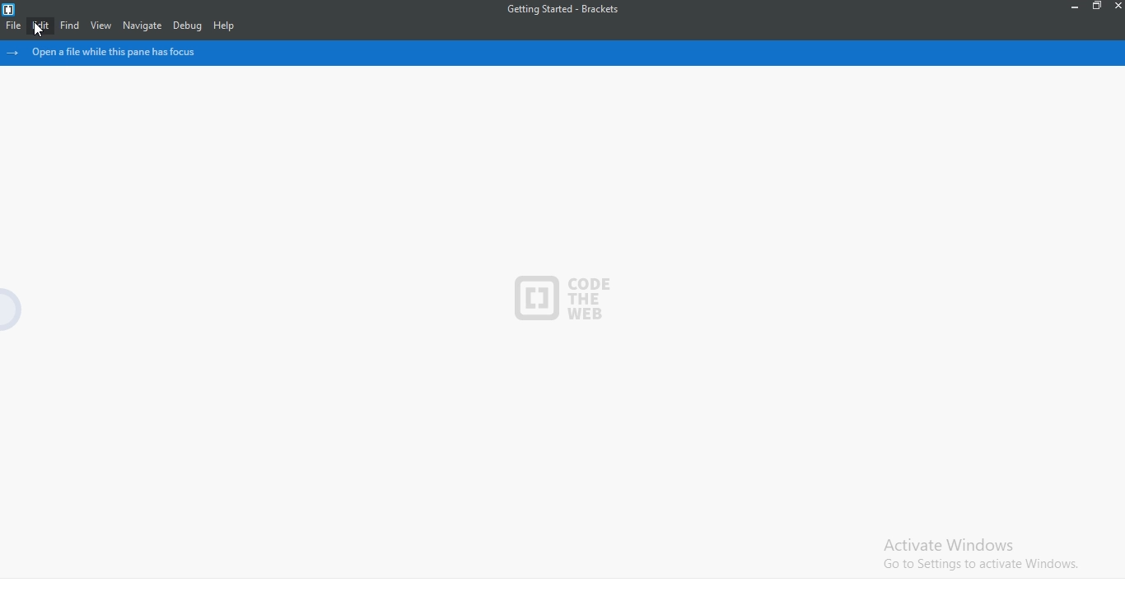  I want to click on hide menu, so click(14, 309).